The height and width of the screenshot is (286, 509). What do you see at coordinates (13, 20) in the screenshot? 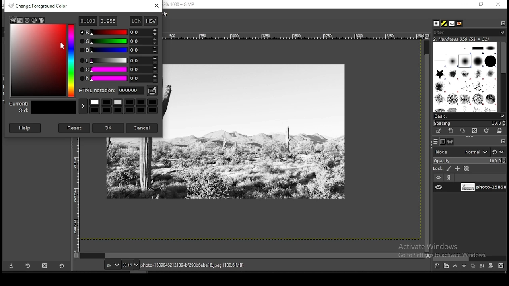
I see `gimp` at bounding box center [13, 20].